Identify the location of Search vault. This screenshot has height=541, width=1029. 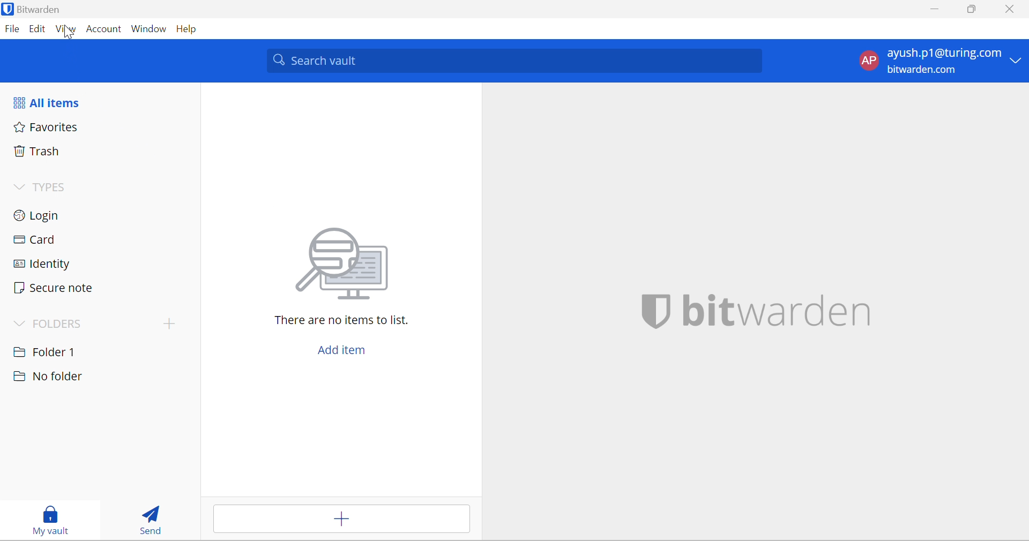
(513, 62).